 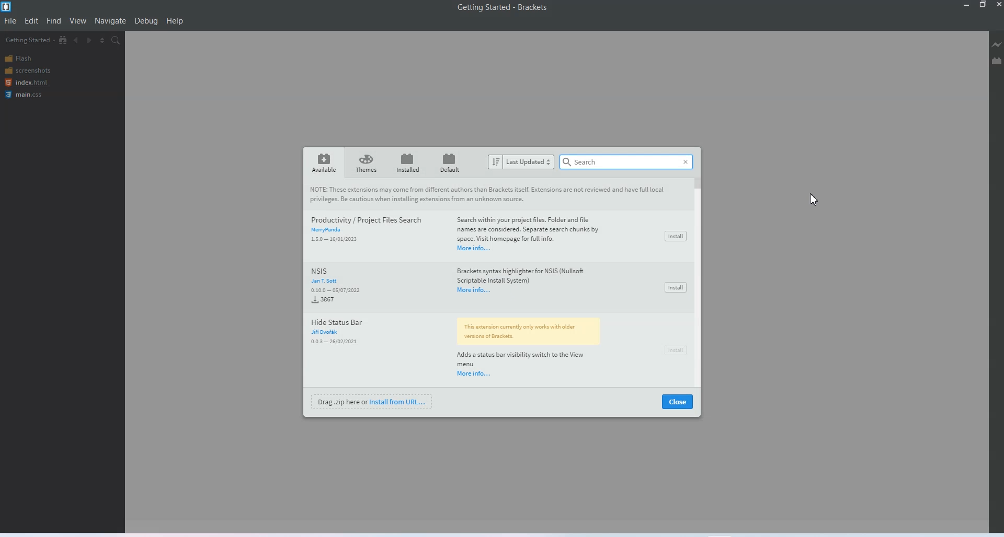 What do you see at coordinates (27, 71) in the screenshot?
I see `screenshots` at bounding box center [27, 71].